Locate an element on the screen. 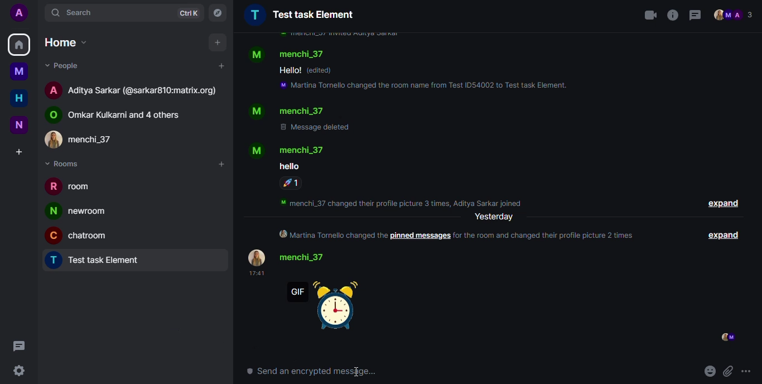  info- menchi-37 changed their profile picture. is located at coordinates (406, 201).